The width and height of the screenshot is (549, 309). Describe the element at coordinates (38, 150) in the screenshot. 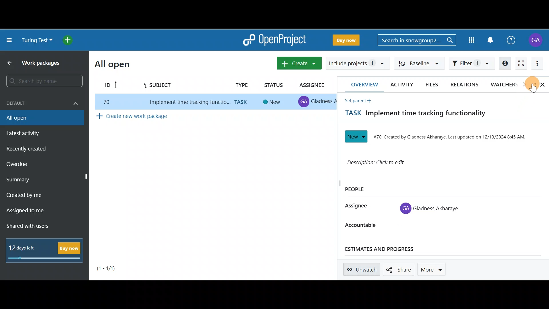

I see `Recently created` at that location.